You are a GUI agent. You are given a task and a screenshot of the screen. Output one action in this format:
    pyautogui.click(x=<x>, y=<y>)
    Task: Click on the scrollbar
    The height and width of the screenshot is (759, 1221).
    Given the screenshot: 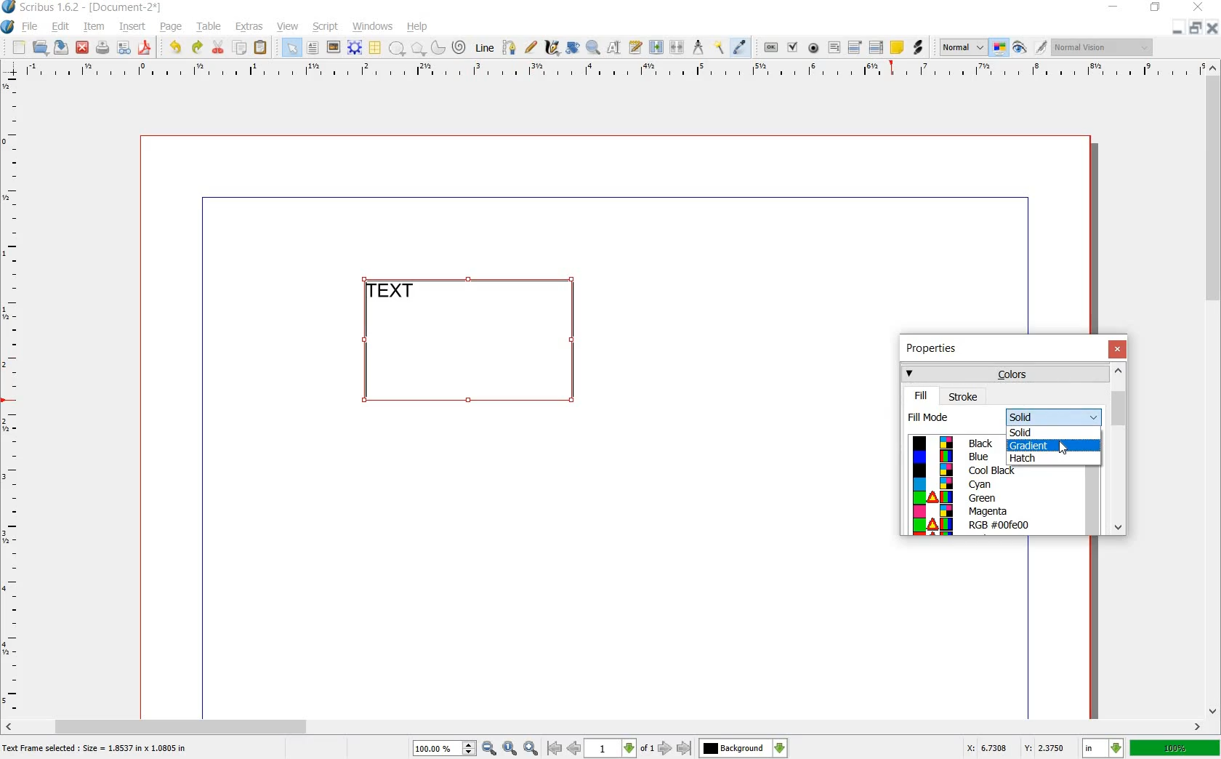 What is the action you would take?
    pyautogui.click(x=1118, y=449)
    